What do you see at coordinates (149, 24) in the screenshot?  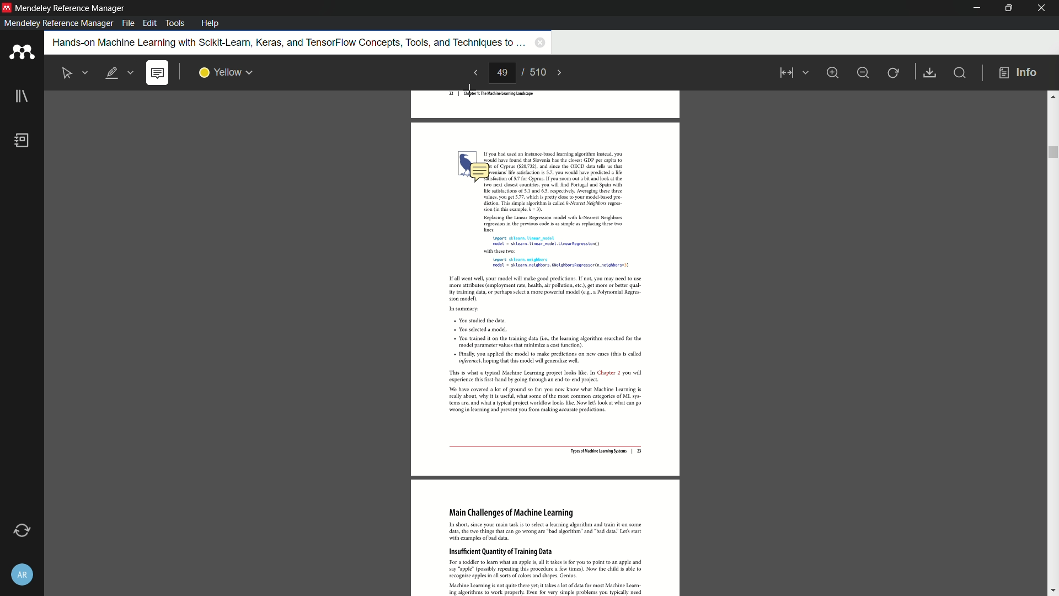 I see `edit menu` at bounding box center [149, 24].